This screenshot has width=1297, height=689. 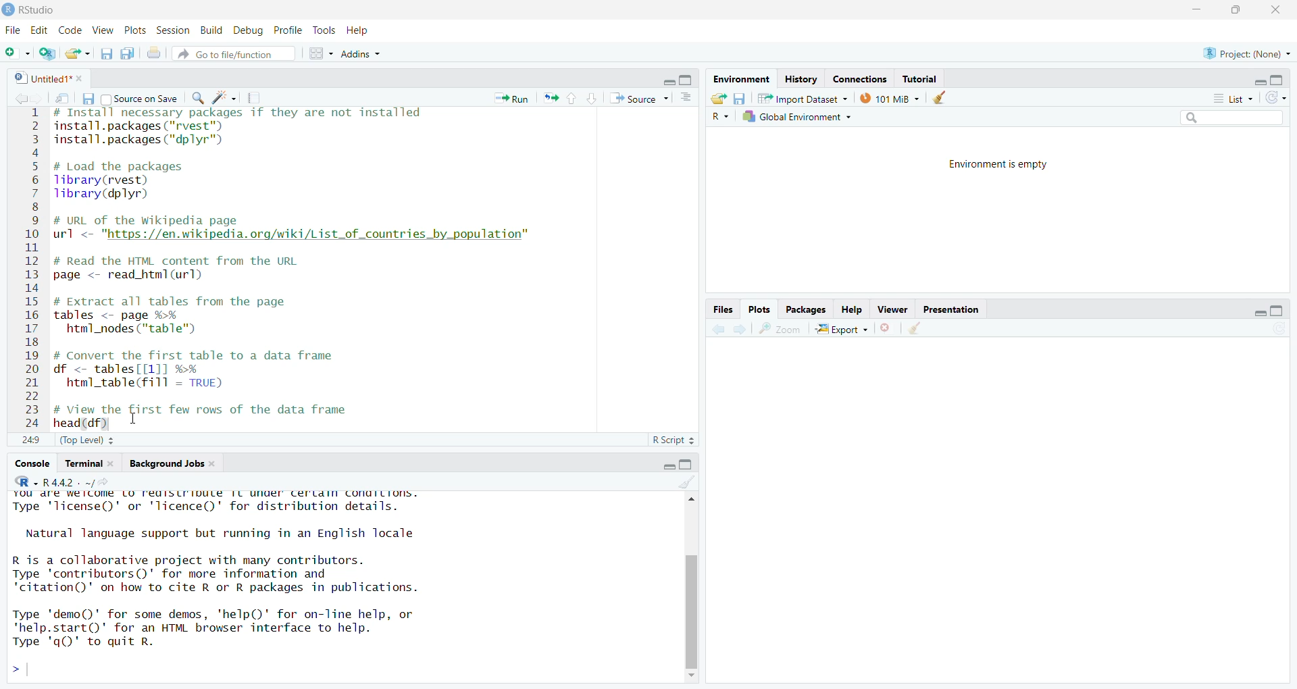 I want to click on minimize, so click(x=668, y=465).